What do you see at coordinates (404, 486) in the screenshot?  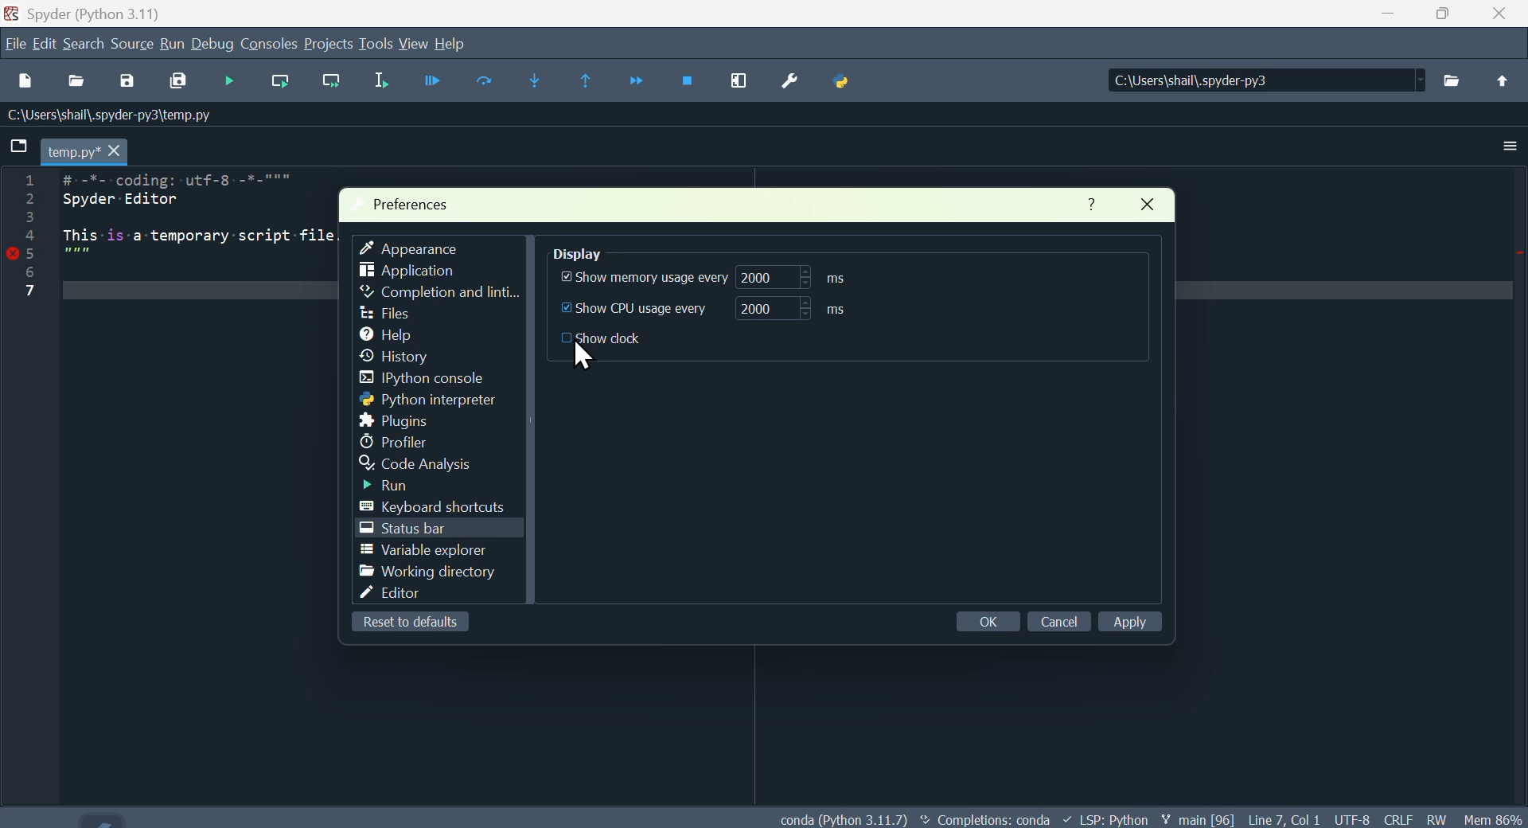 I see `Run` at bounding box center [404, 486].